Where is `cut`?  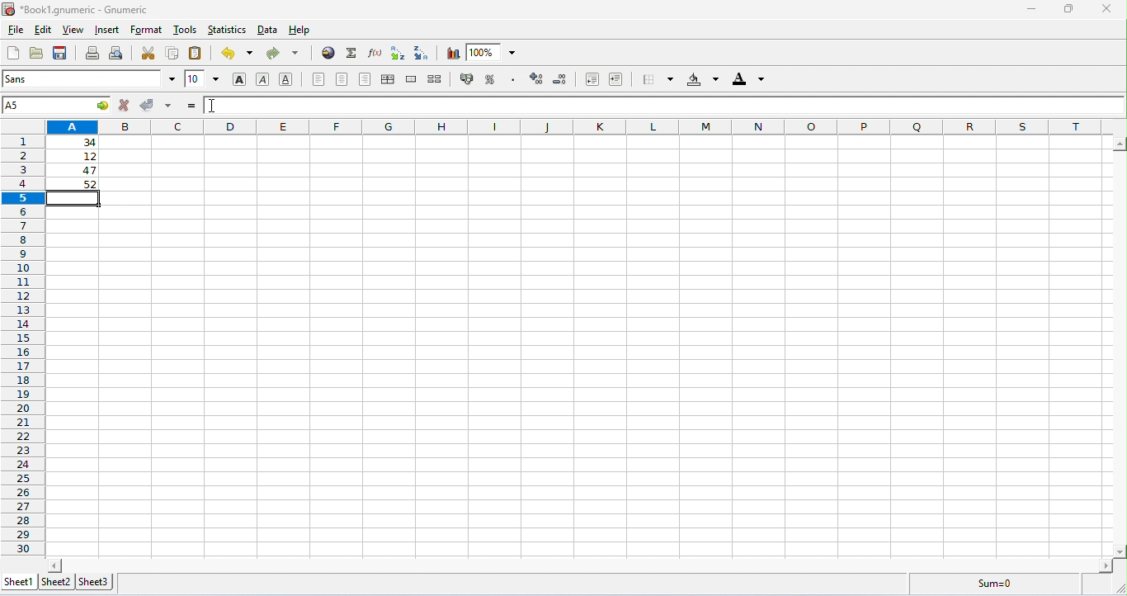
cut is located at coordinates (149, 53).